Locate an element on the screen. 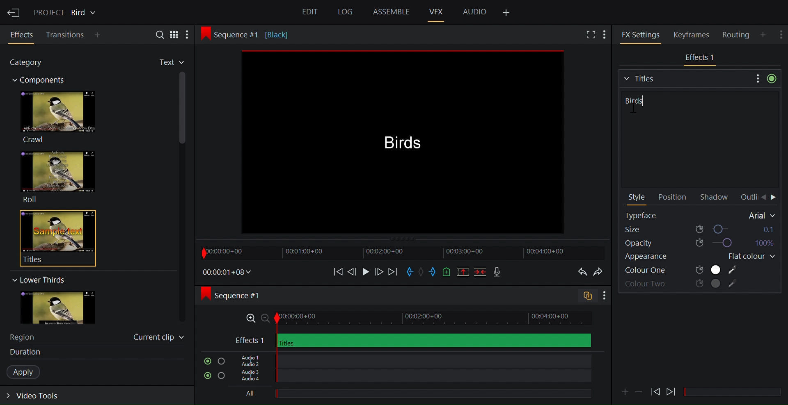 The image size is (788, 405). Video Track Effects is located at coordinates (413, 340).